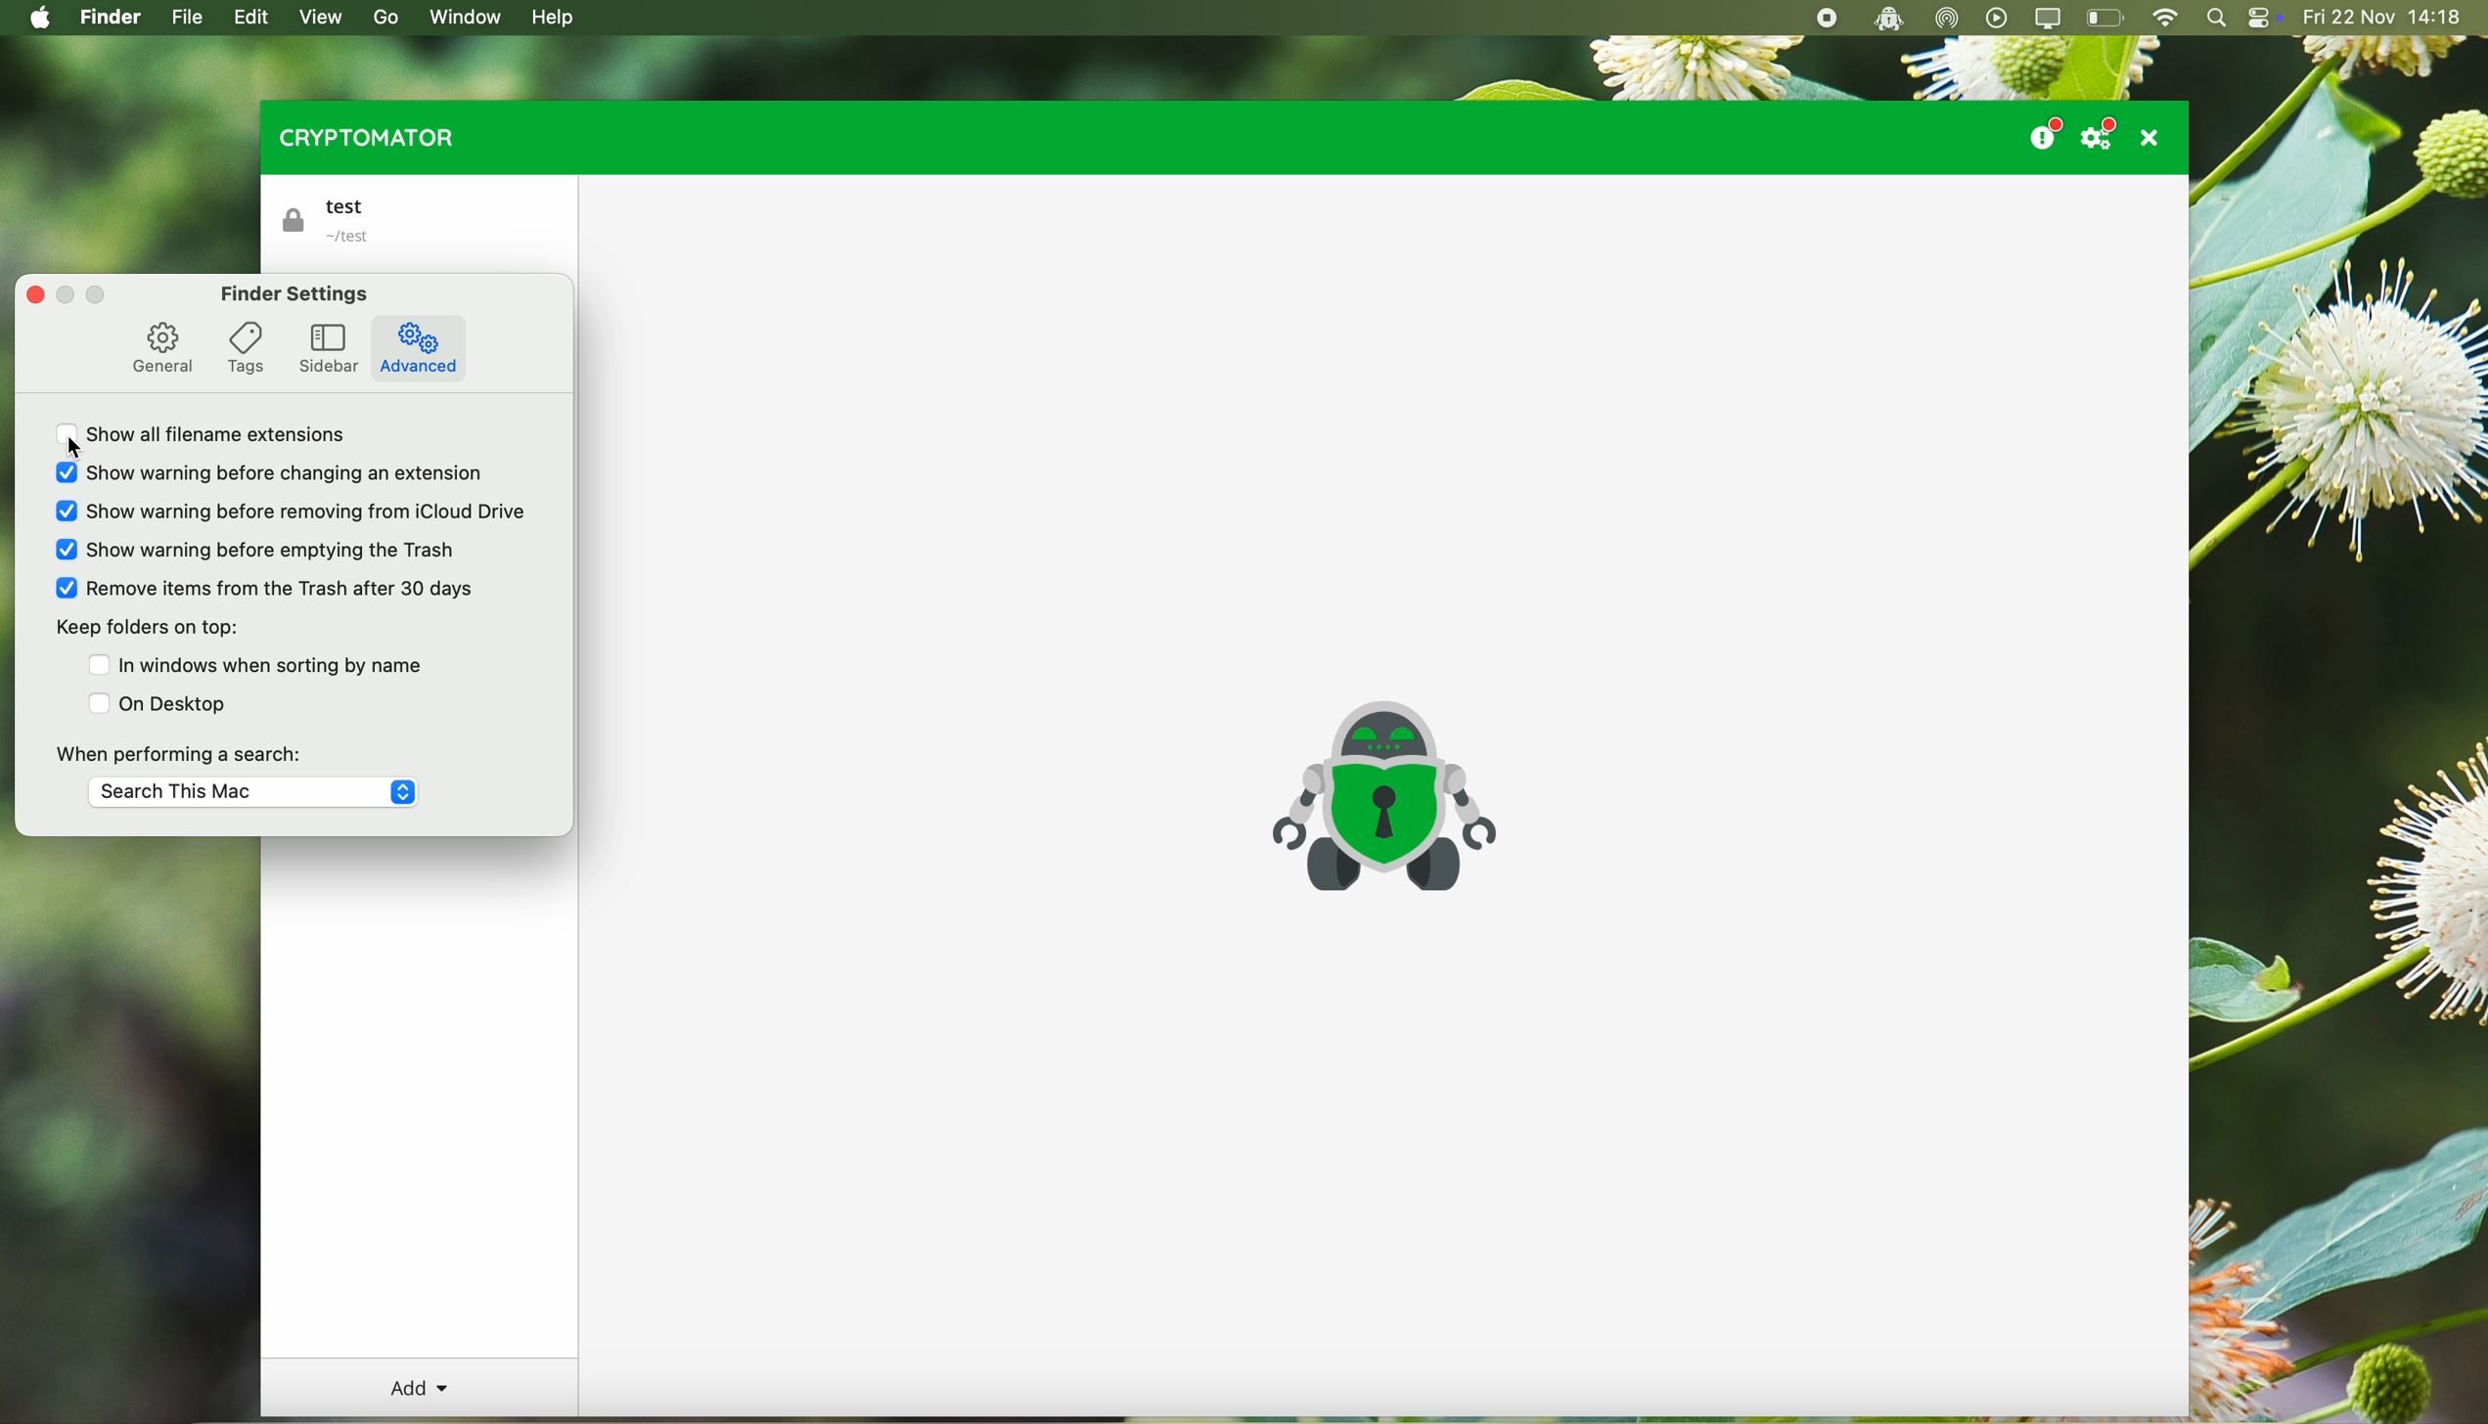  Describe the element at coordinates (31, 292) in the screenshot. I see `close pop-up` at that location.